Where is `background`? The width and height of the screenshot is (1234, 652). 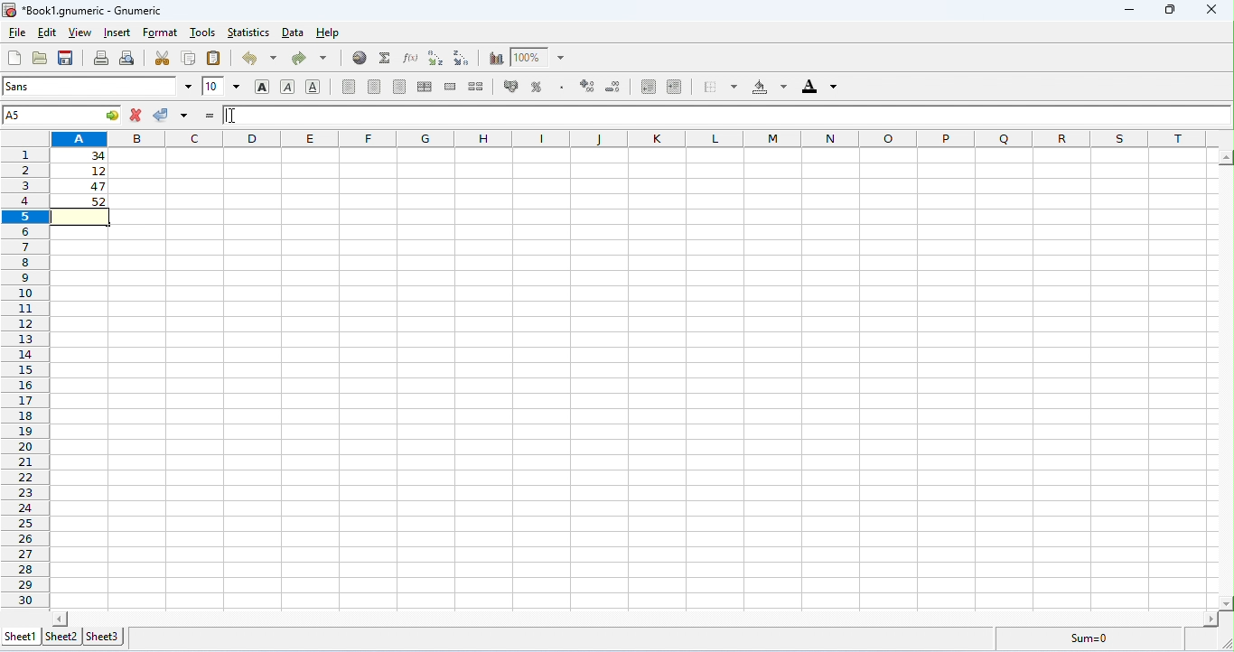 background is located at coordinates (770, 87).